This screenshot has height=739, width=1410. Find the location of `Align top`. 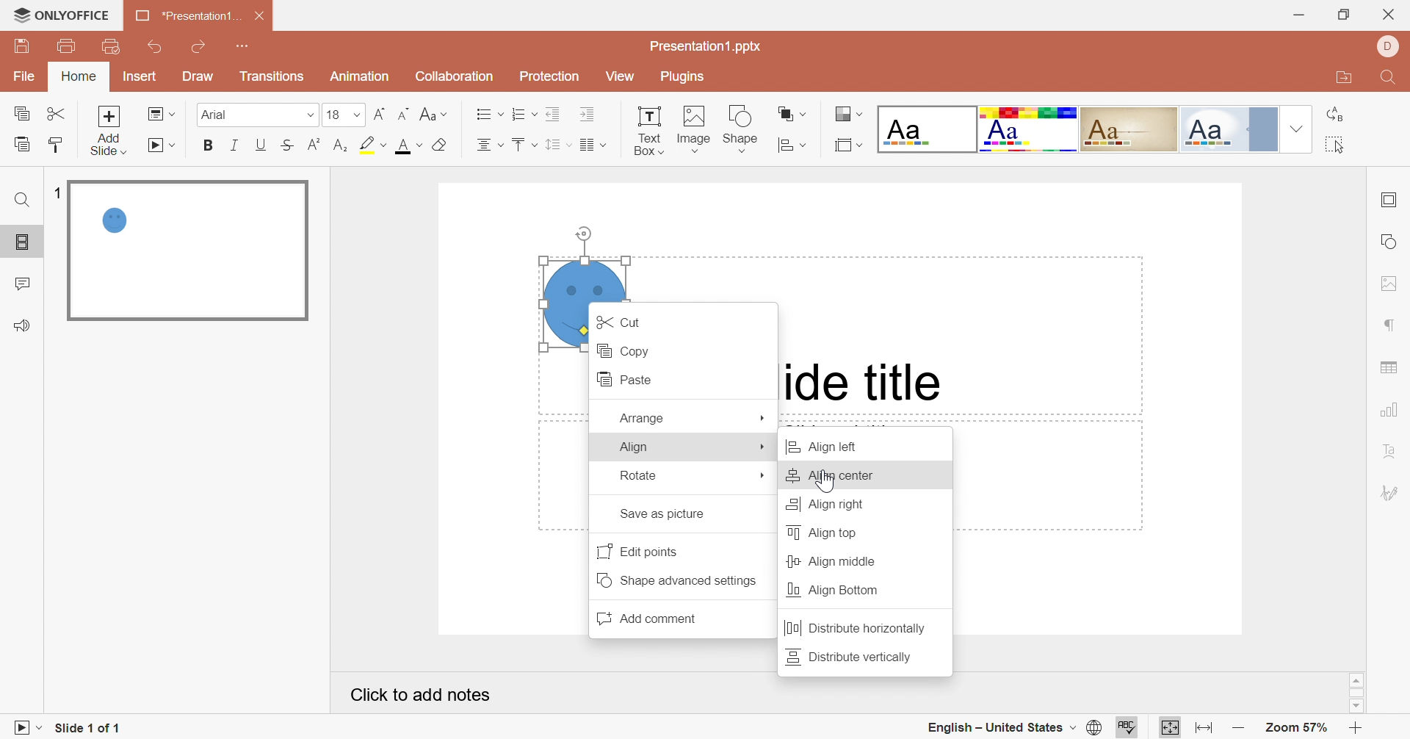

Align top is located at coordinates (827, 532).